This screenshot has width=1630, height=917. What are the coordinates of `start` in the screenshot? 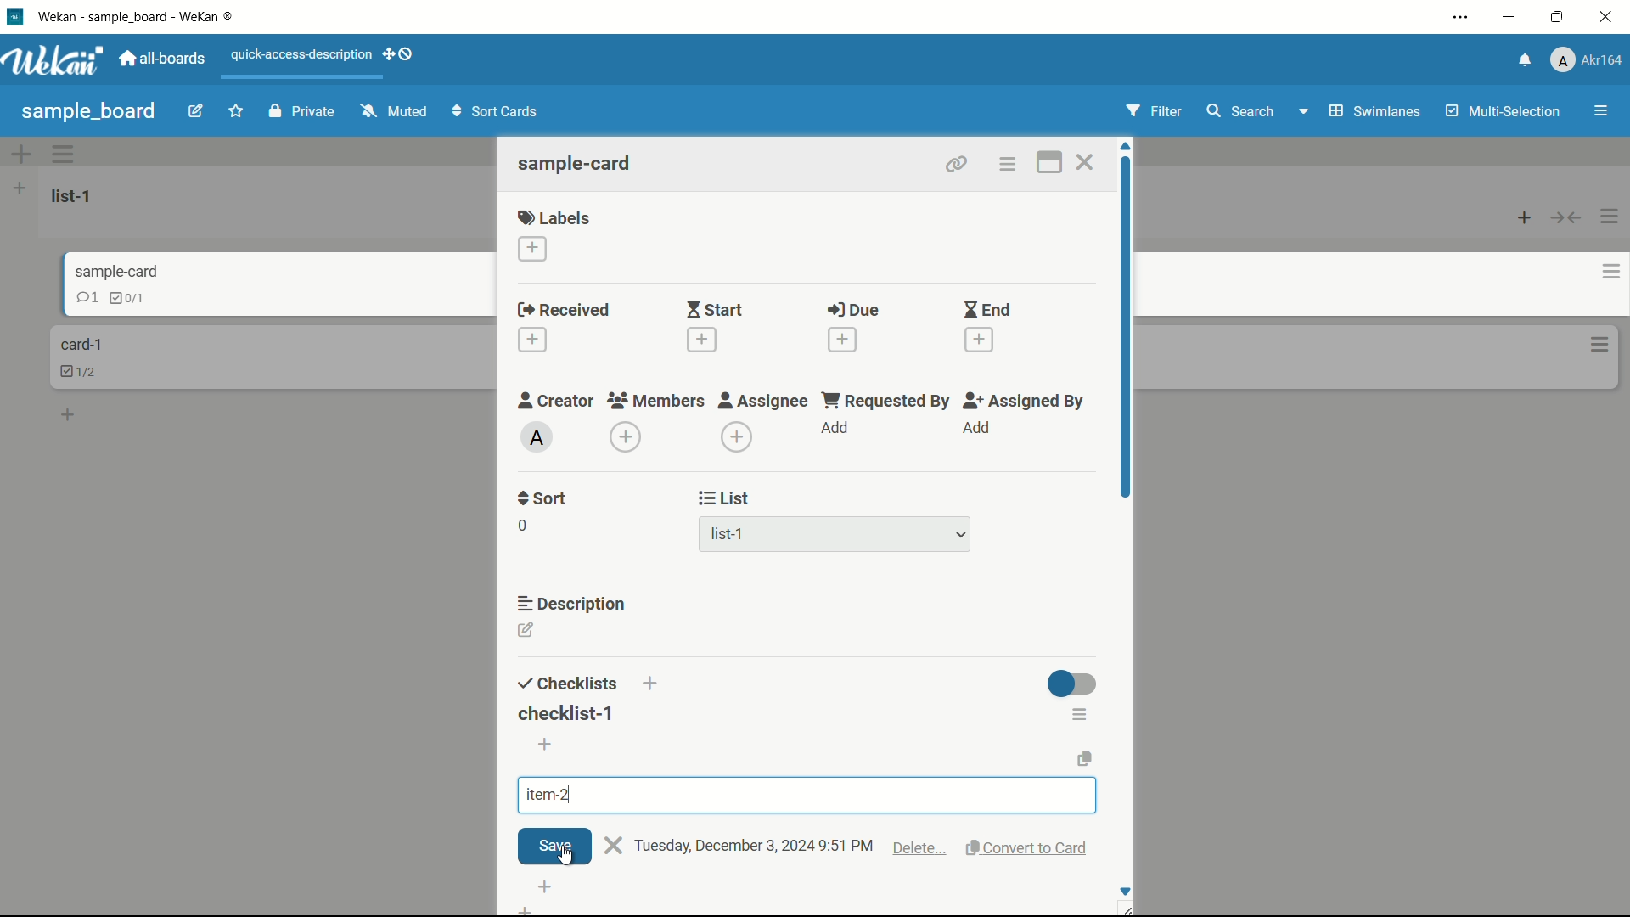 It's located at (717, 309).